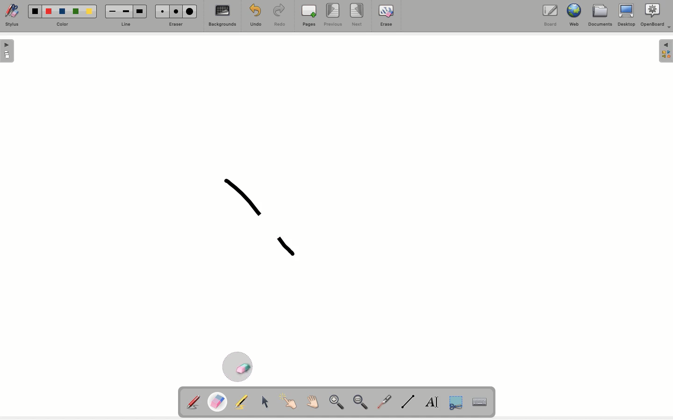 This screenshot has width=673, height=420. Describe the element at coordinates (600, 17) in the screenshot. I see `Documents` at that location.